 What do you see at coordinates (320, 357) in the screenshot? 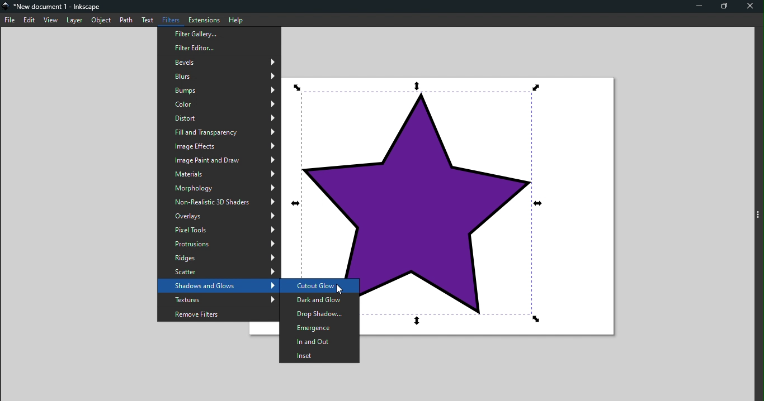
I see `Inset` at bounding box center [320, 357].